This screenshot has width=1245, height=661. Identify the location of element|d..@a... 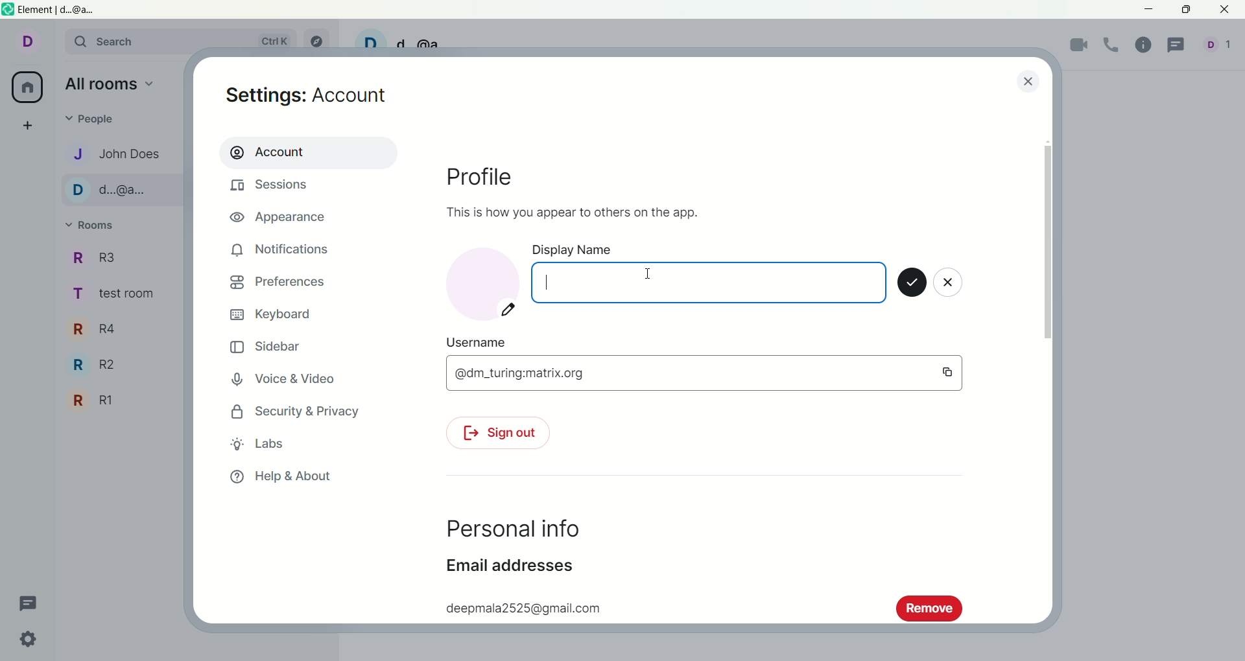
(53, 10).